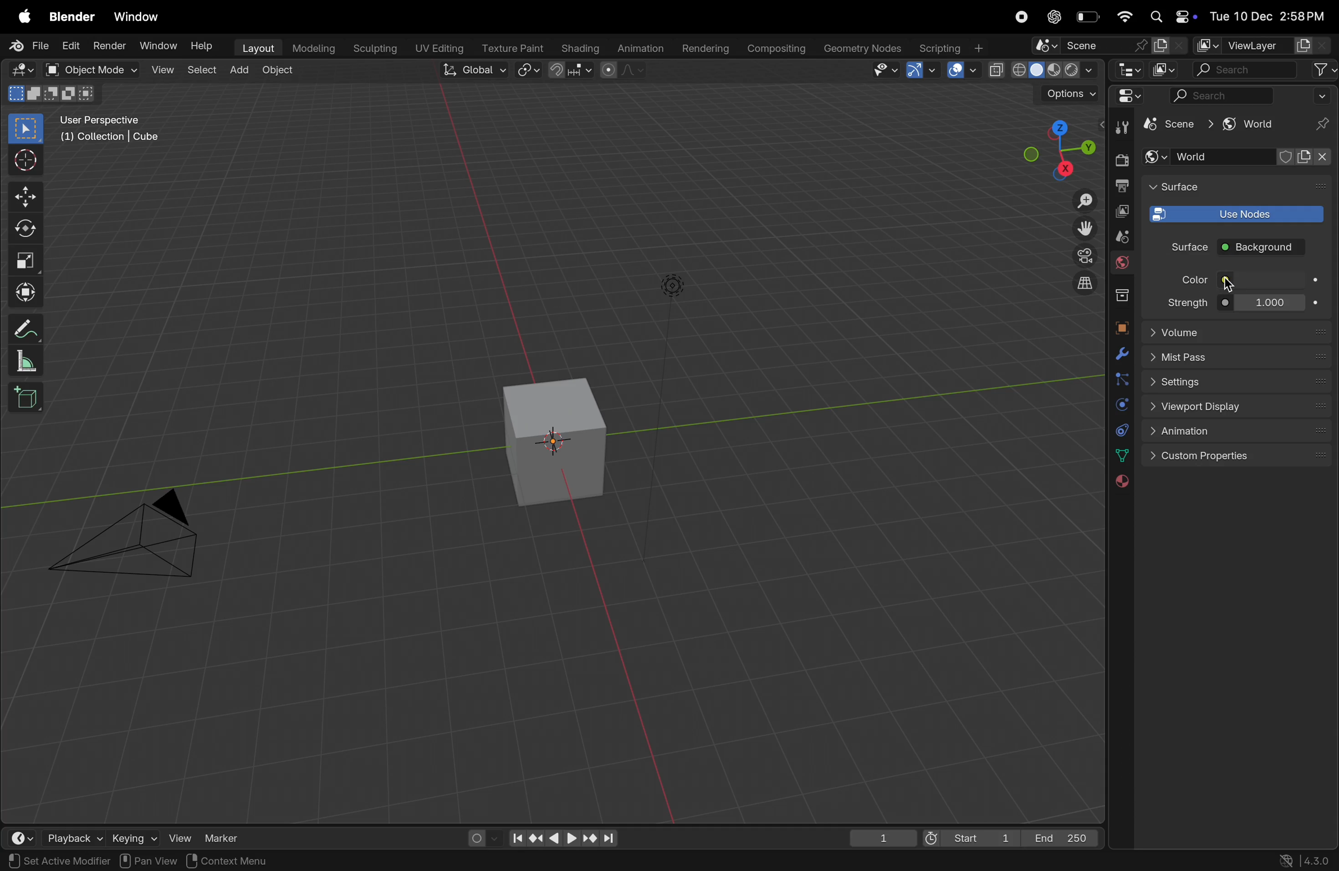 Image resolution: width=1339 pixels, height=871 pixels. Describe the element at coordinates (26, 128) in the screenshot. I see `selective` at that location.